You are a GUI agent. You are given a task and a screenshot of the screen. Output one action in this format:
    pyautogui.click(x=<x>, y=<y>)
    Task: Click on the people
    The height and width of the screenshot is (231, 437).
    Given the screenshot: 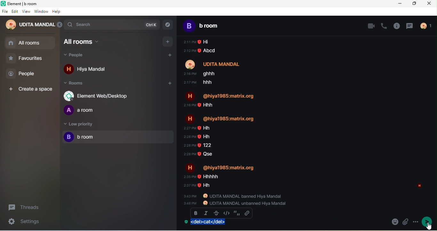 What is the action you would take?
    pyautogui.click(x=25, y=74)
    